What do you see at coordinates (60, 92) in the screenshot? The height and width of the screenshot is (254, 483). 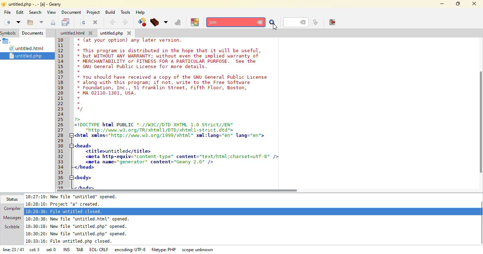 I see `20` at bounding box center [60, 92].